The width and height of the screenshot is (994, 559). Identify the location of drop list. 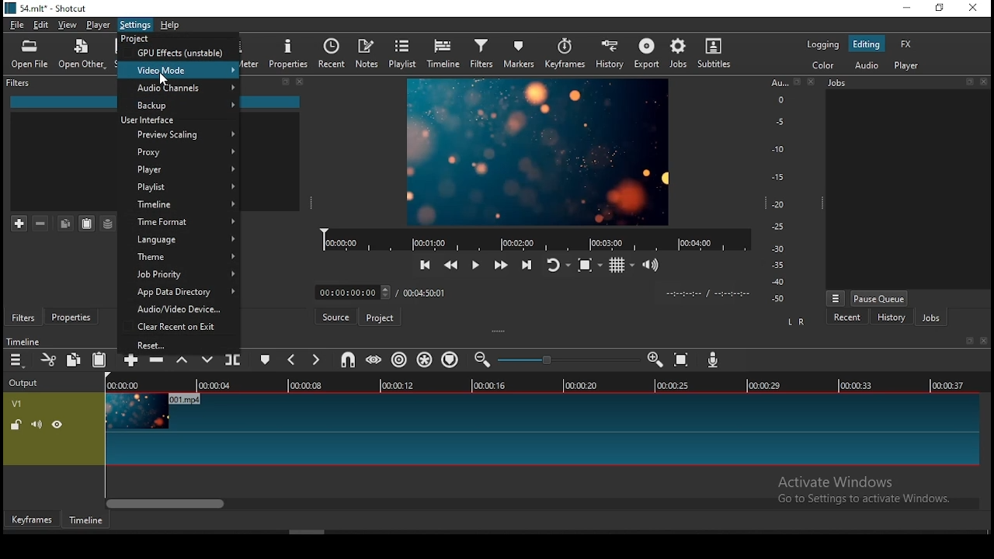
(349, 293).